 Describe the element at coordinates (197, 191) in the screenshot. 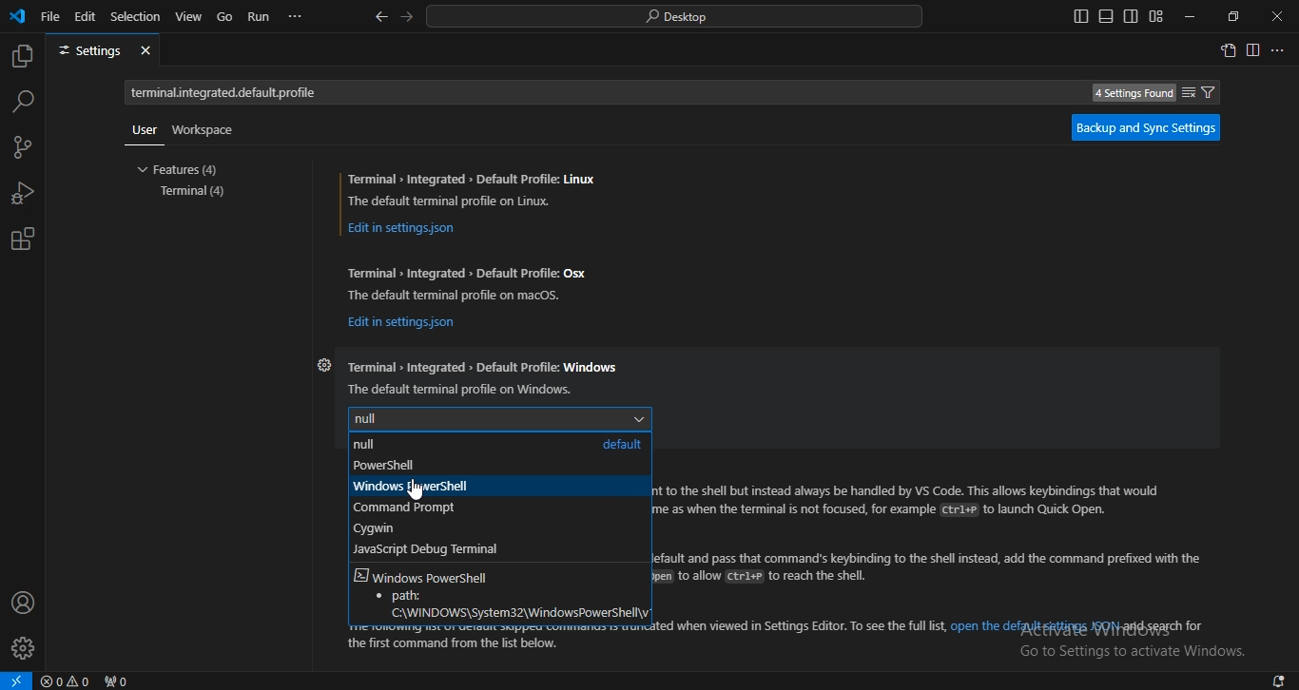

I see `terminal` at that location.